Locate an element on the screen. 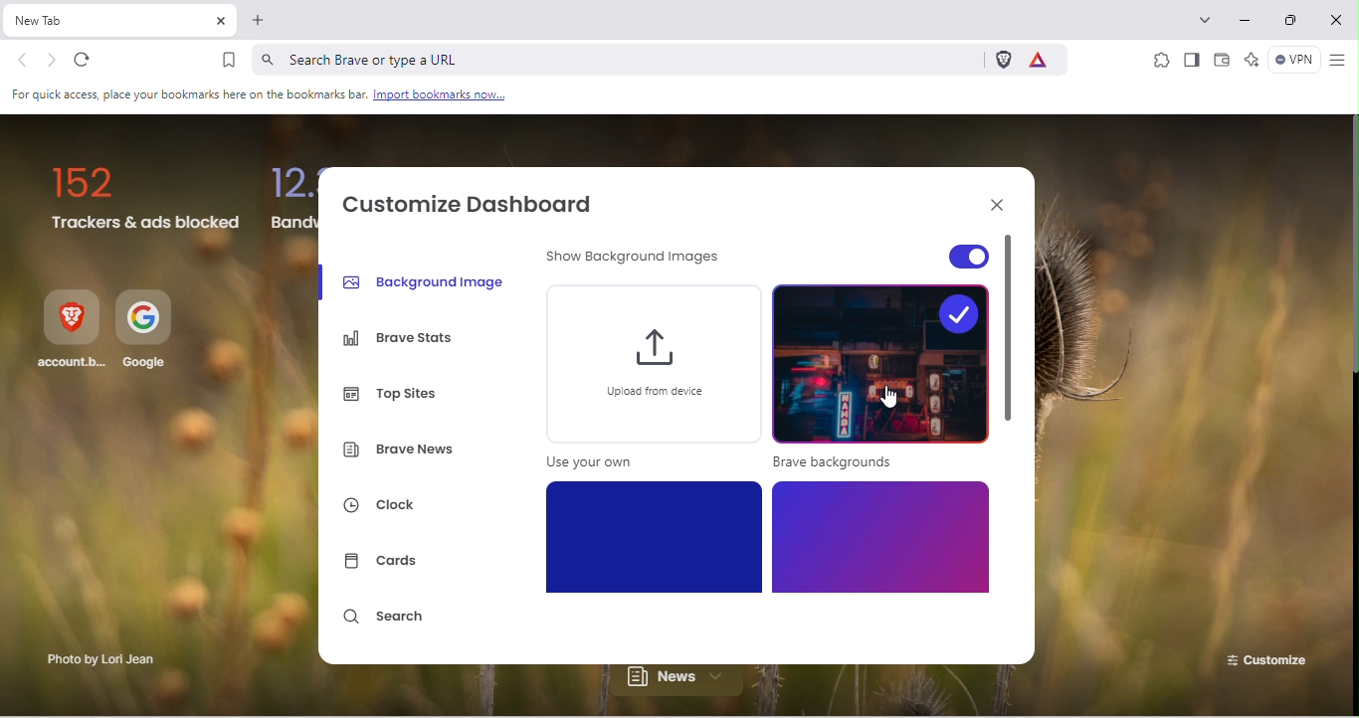 This screenshot has height=718, width=1359. Google is located at coordinates (148, 332).